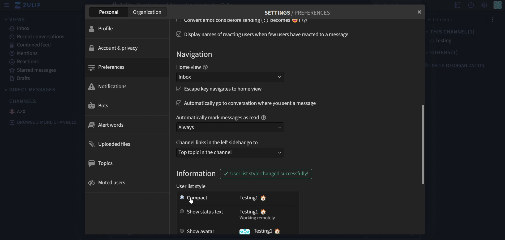 The width and height of the screenshot is (505, 240). I want to click on others(1), so click(443, 52).